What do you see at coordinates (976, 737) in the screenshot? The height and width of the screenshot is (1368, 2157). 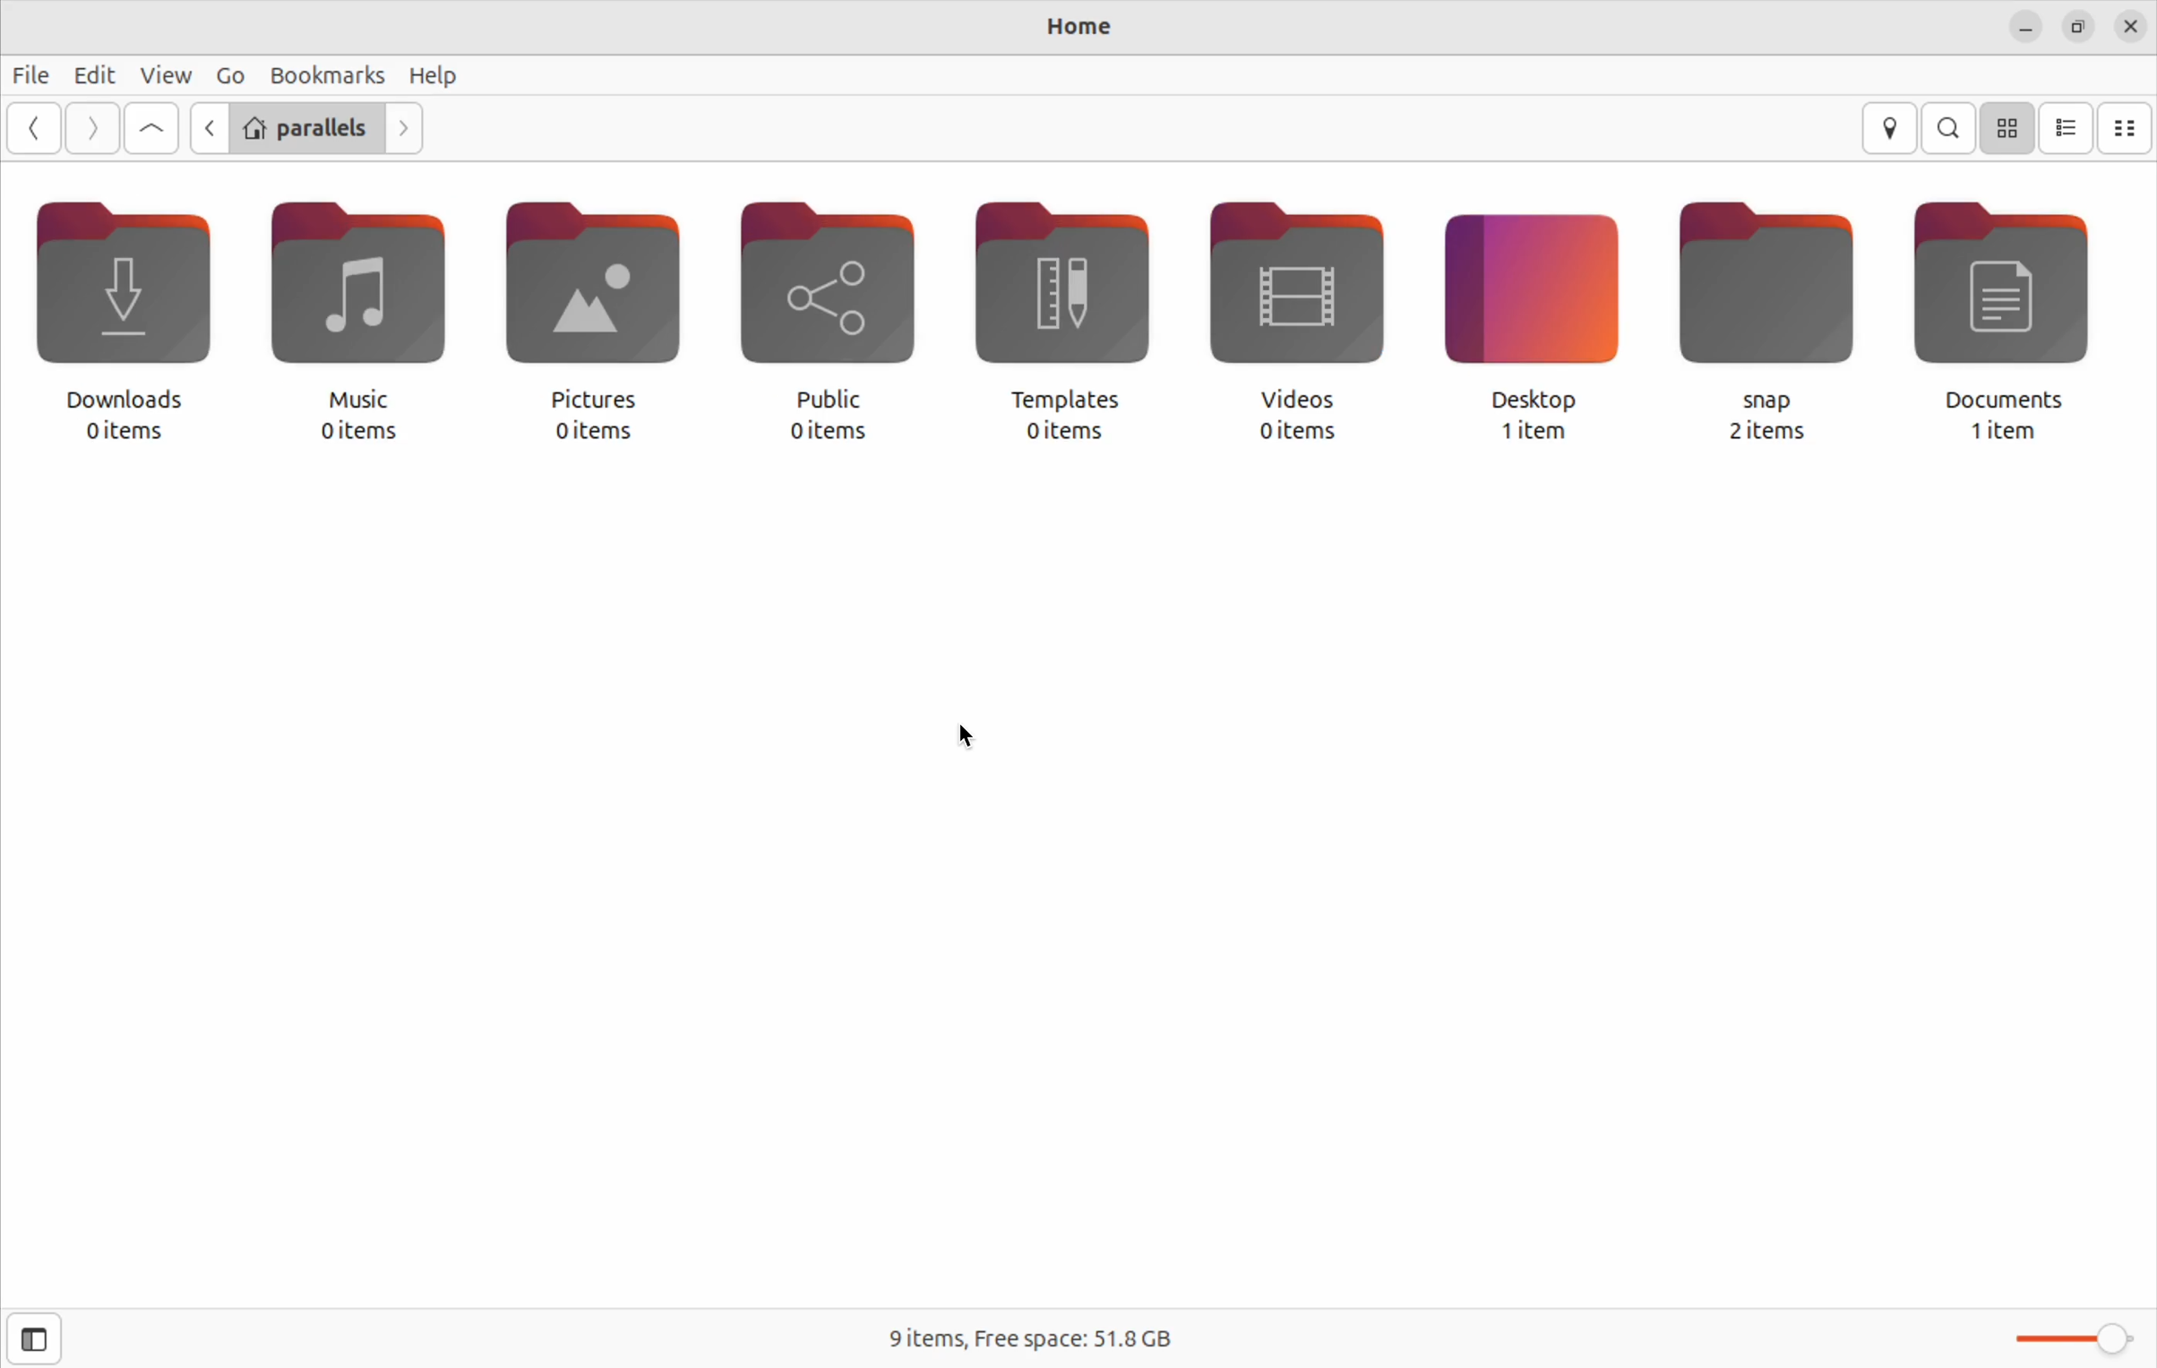 I see `cursor` at bounding box center [976, 737].